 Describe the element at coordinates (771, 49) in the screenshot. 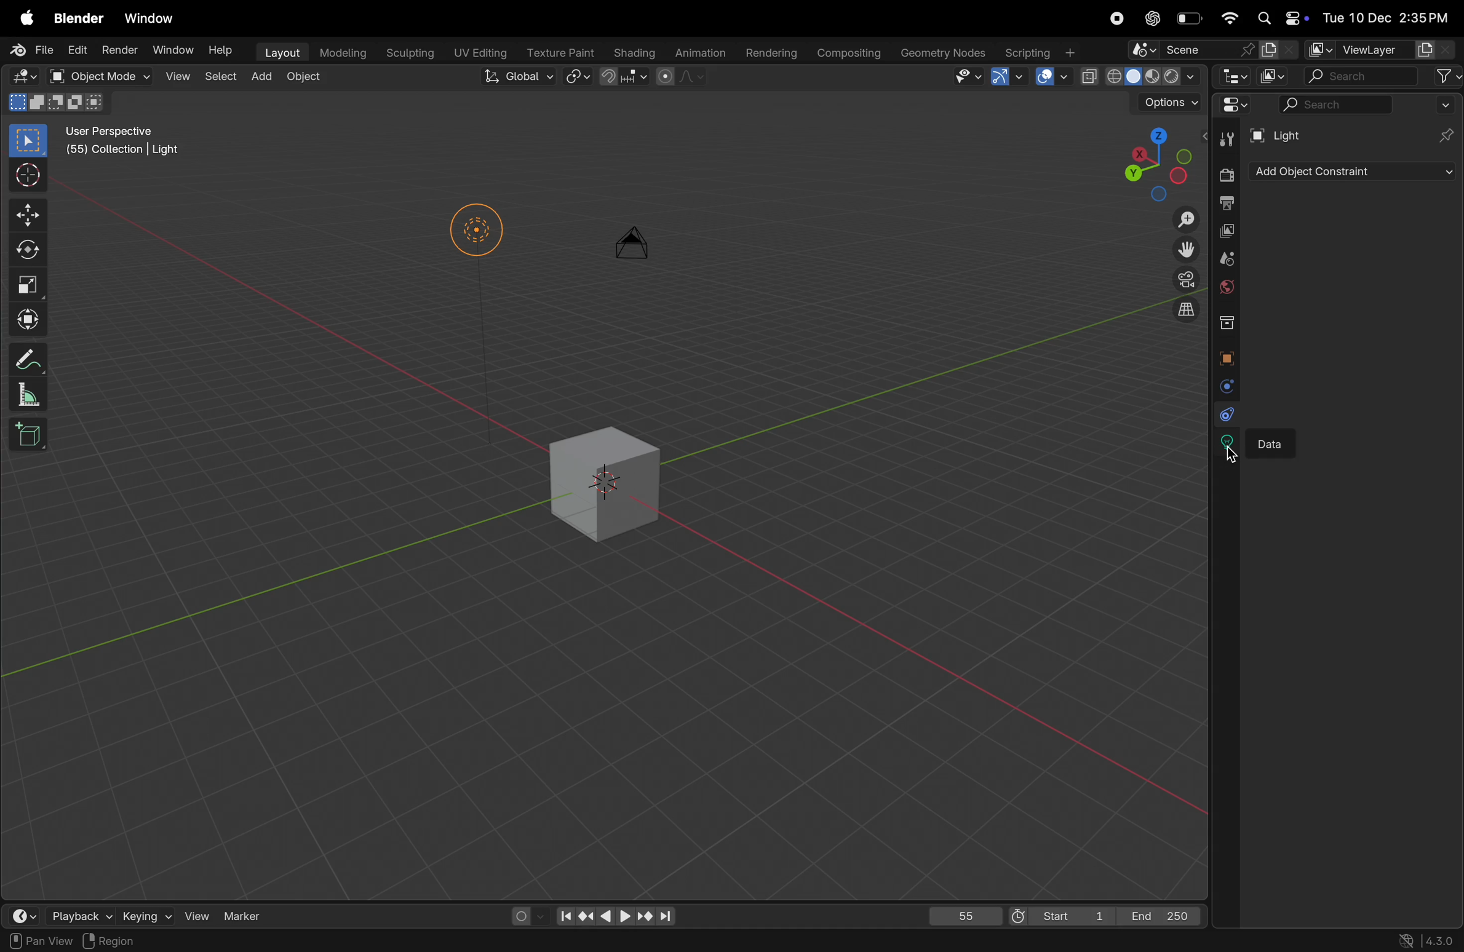

I see `rendering` at that location.